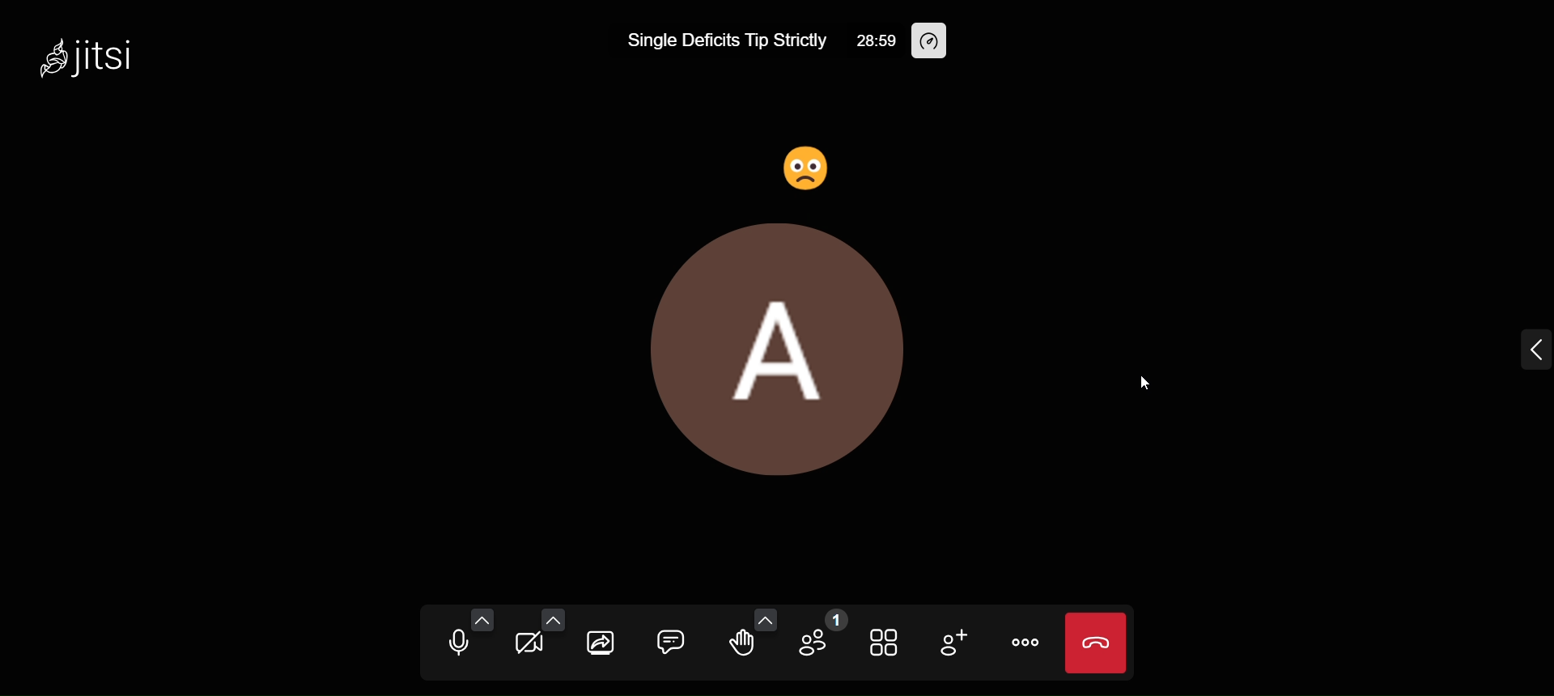  Describe the element at coordinates (666, 640) in the screenshot. I see `open chat` at that location.